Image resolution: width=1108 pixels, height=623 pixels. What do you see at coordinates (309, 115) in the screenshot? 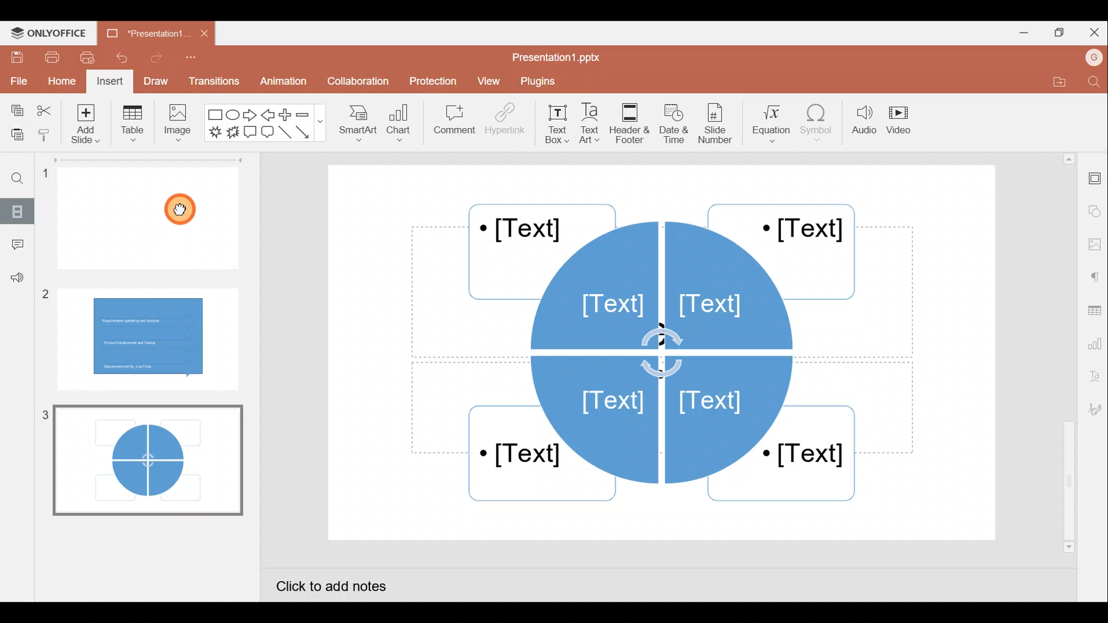
I see `Minus` at bounding box center [309, 115].